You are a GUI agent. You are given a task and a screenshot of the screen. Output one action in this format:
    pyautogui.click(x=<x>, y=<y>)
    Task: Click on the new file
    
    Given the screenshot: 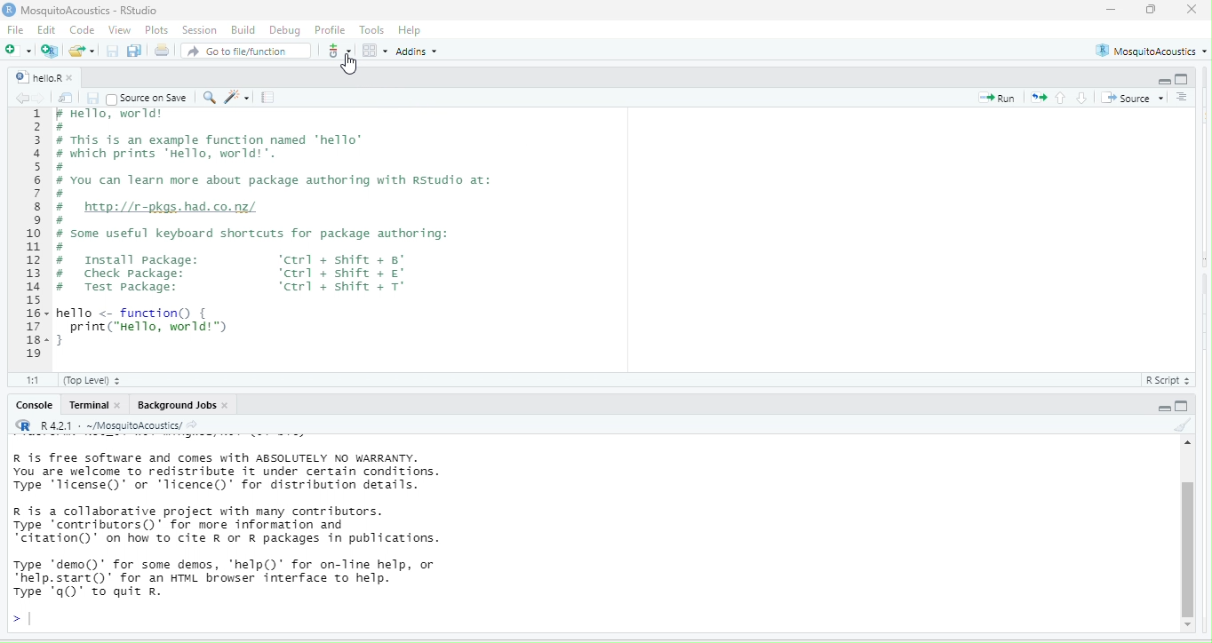 What is the action you would take?
    pyautogui.click(x=19, y=50)
    